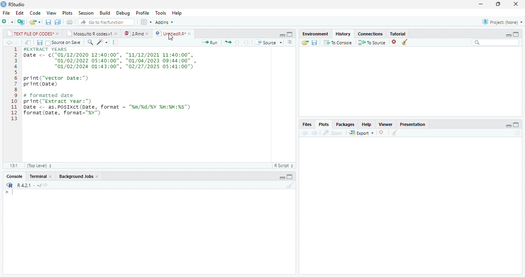  I want to click on cursor, so click(171, 37).